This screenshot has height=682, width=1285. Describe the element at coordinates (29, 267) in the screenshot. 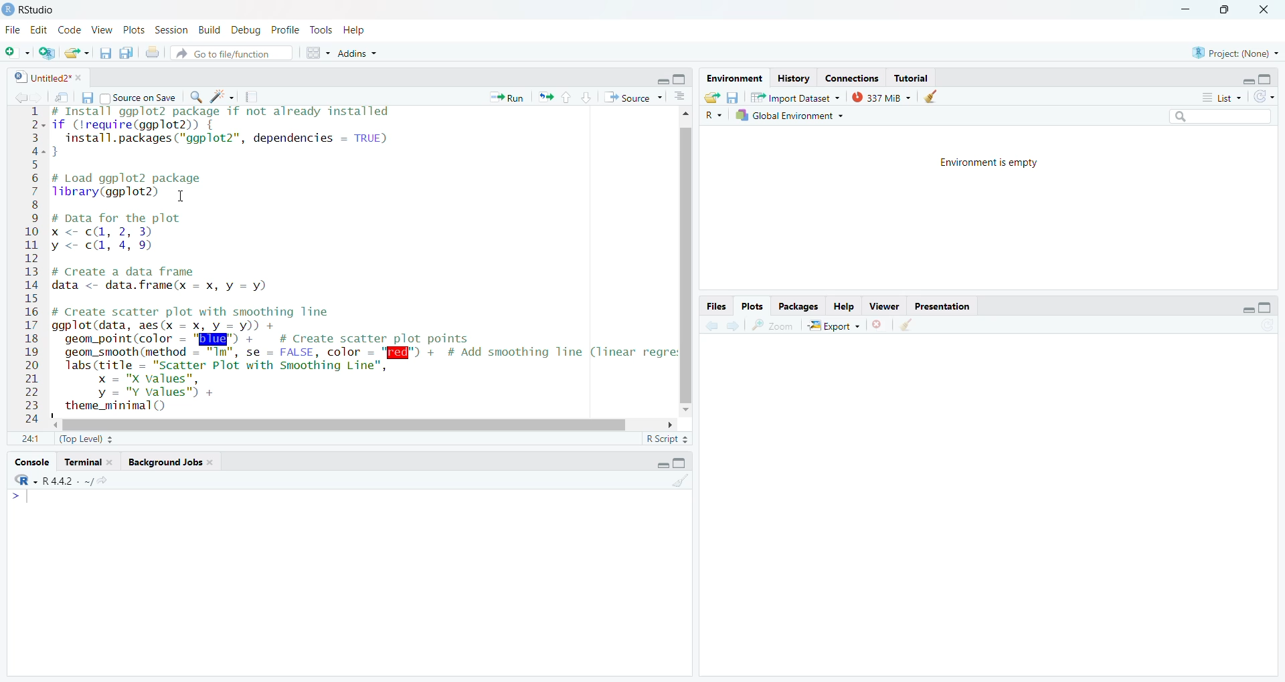

I see `12345678910112131415161718192021222324` at that location.